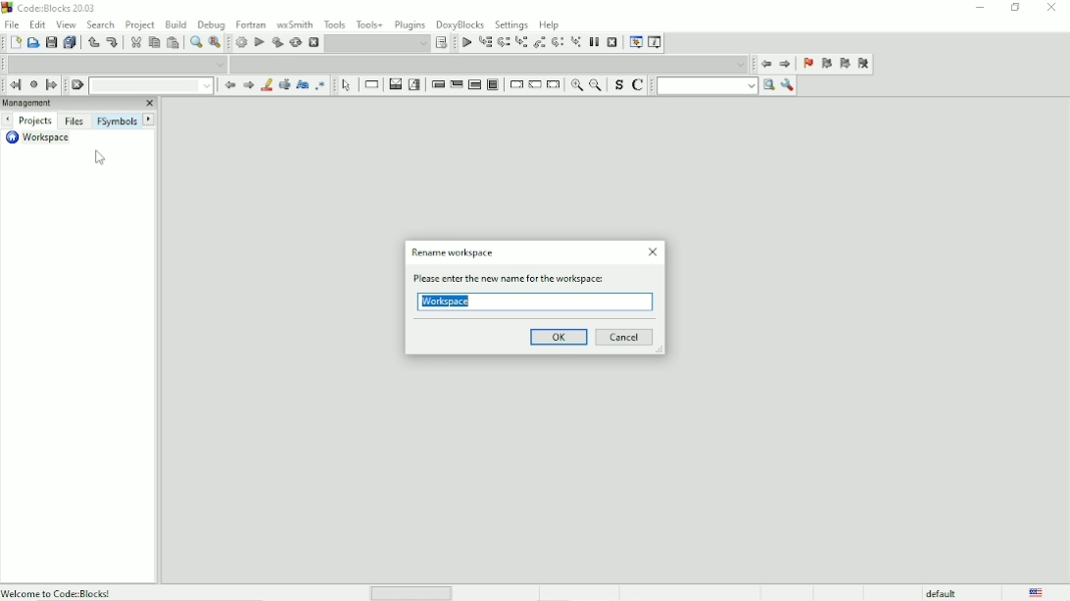 This screenshot has width=1070, height=601. What do you see at coordinates (504, 43) in the screenshot?
I see `Next line` at bounding box center [504, 43].